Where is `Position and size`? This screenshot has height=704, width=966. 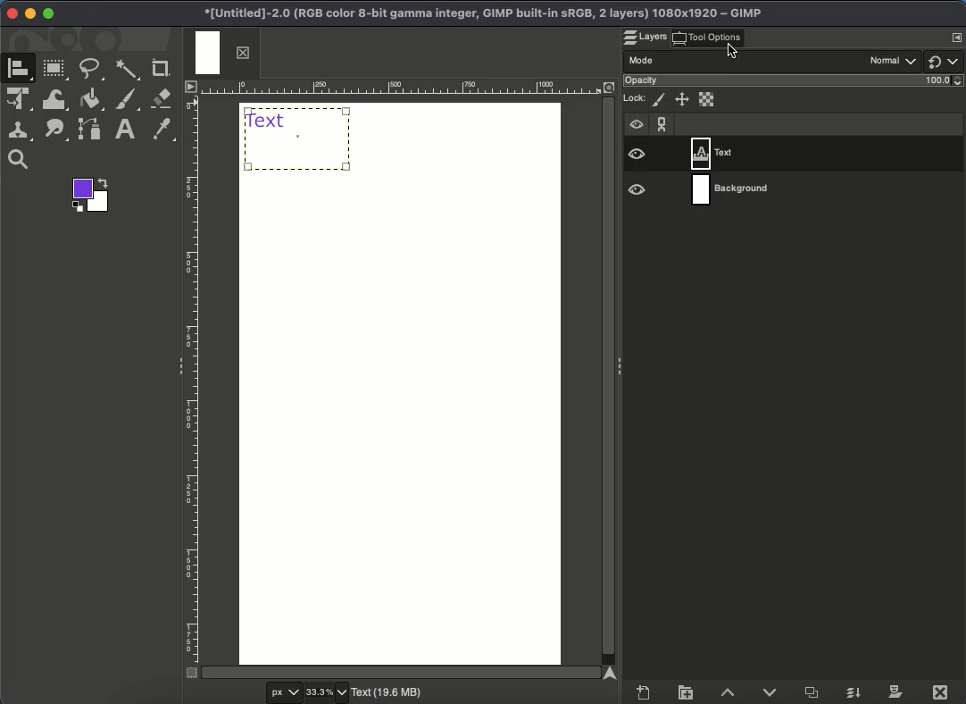
Position and size is located at coordinates (680, 99).